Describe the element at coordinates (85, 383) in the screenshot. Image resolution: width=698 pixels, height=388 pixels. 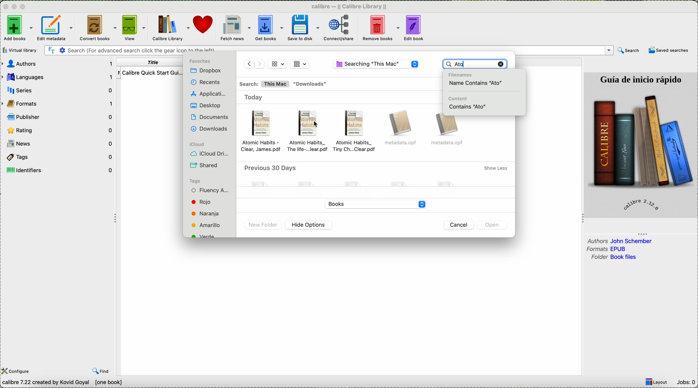
I see `data` at that location.